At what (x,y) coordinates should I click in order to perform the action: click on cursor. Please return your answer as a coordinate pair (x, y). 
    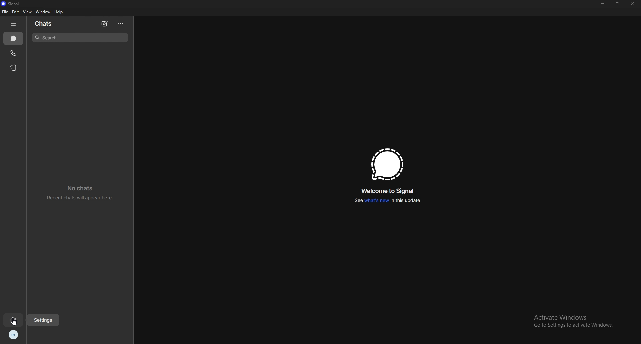
    Looking at the image, I should click on (15, 322).